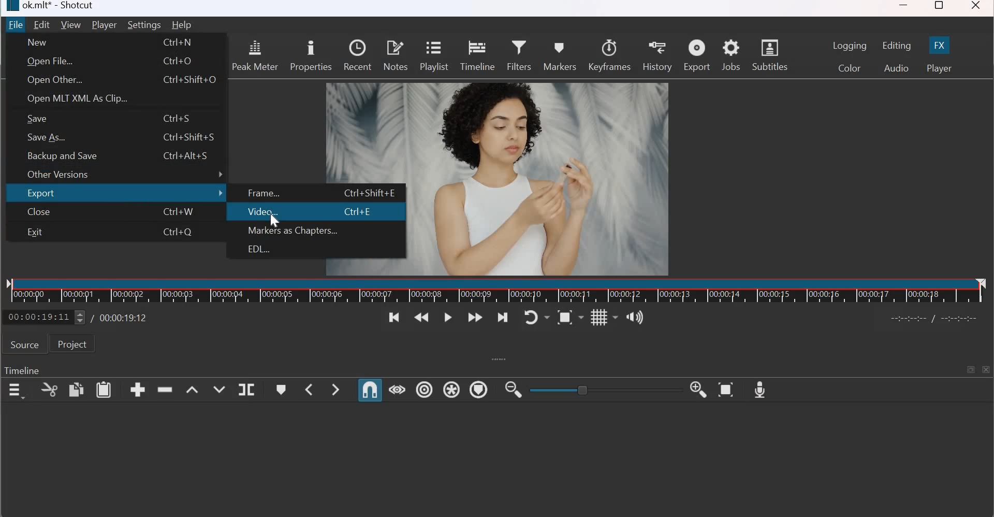 This screenshot has height=517, width=994. Describe the element at coordinates (257, 249) in the screenshot. I see `EDL` at that location.